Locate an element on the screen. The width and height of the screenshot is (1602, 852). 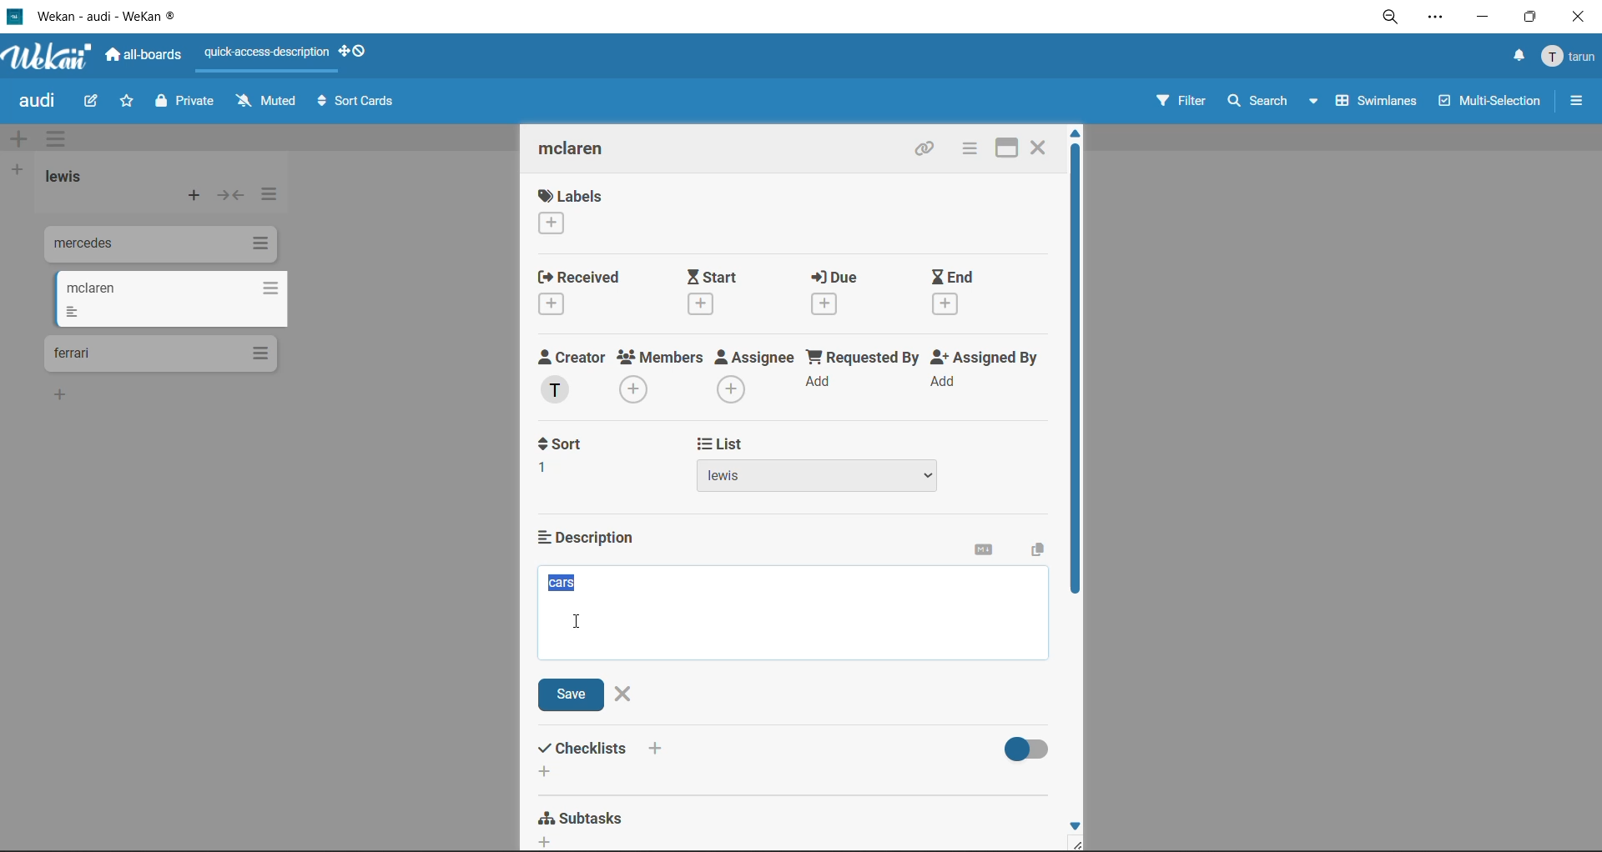
muted is located at coordinates (269, 101).